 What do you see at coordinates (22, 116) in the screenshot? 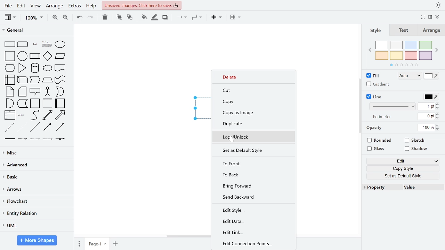
I see `list item` at bounding box center [22, 116].